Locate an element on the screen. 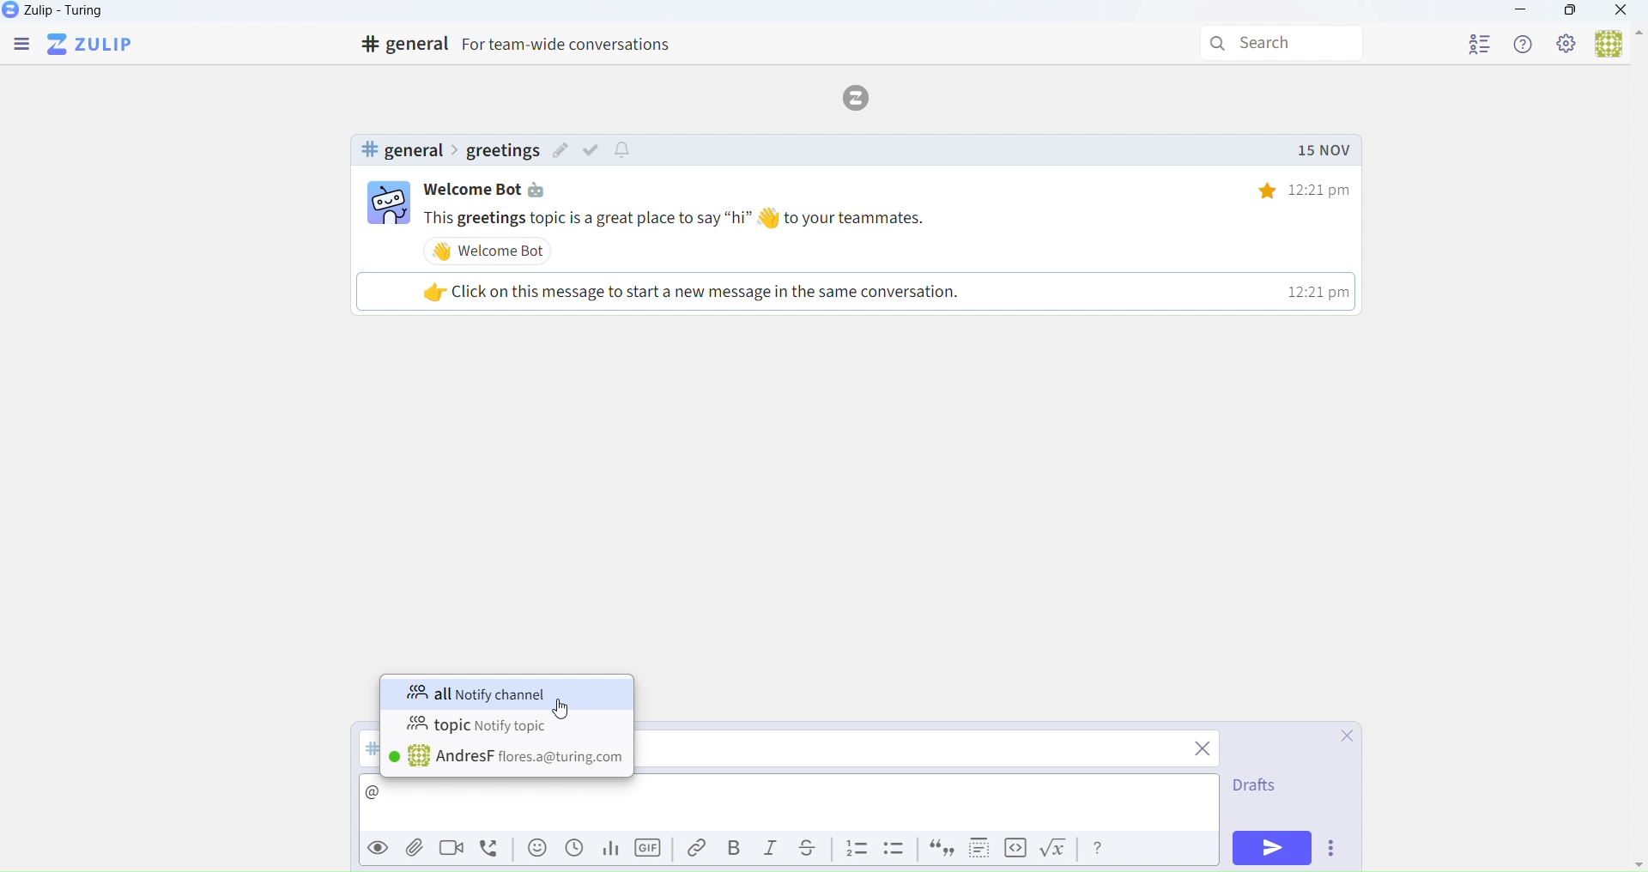 The width and height of the screenshot is (1648, 872). check is located at coordinates (595, 149).